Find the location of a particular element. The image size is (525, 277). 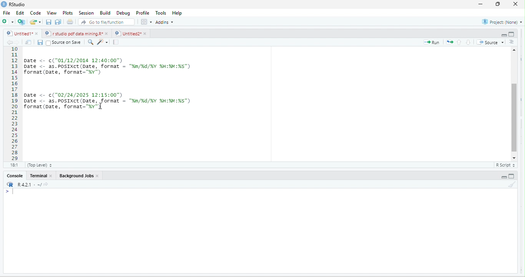

hide console is located at coordinates (513, 176).